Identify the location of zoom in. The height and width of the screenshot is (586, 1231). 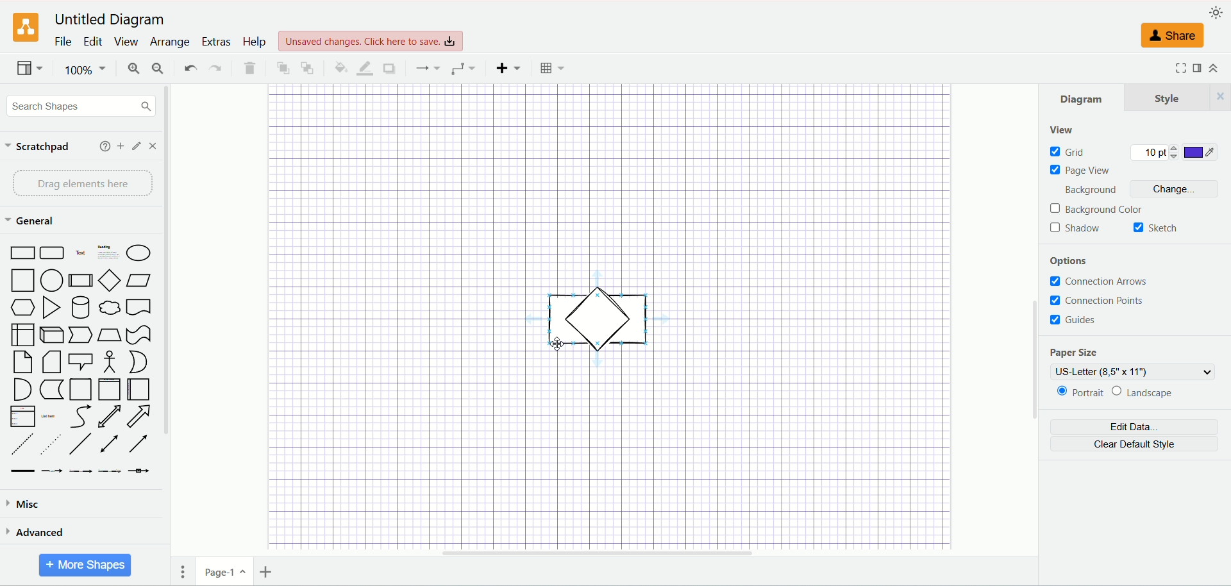
(131, 67).